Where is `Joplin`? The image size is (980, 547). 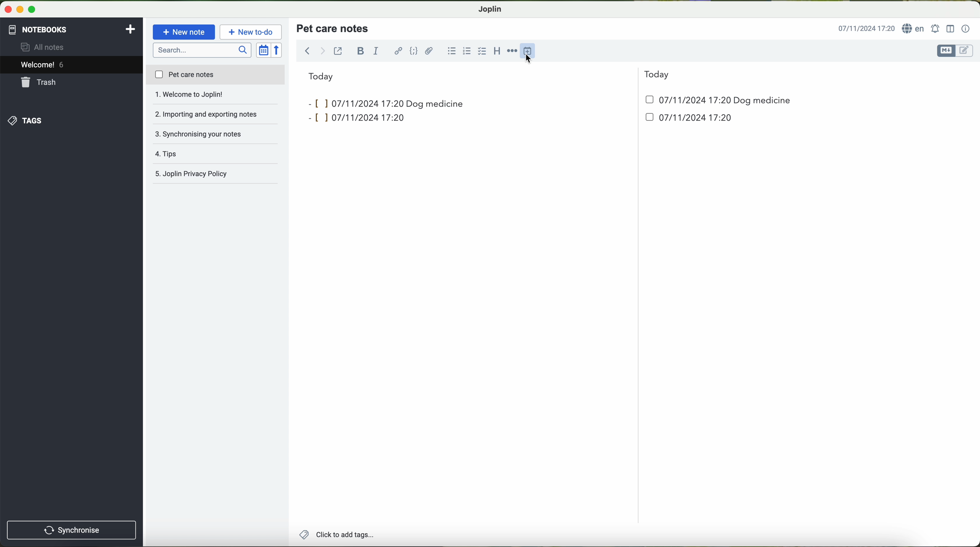
Joplin is located at coordinates (490, 8).